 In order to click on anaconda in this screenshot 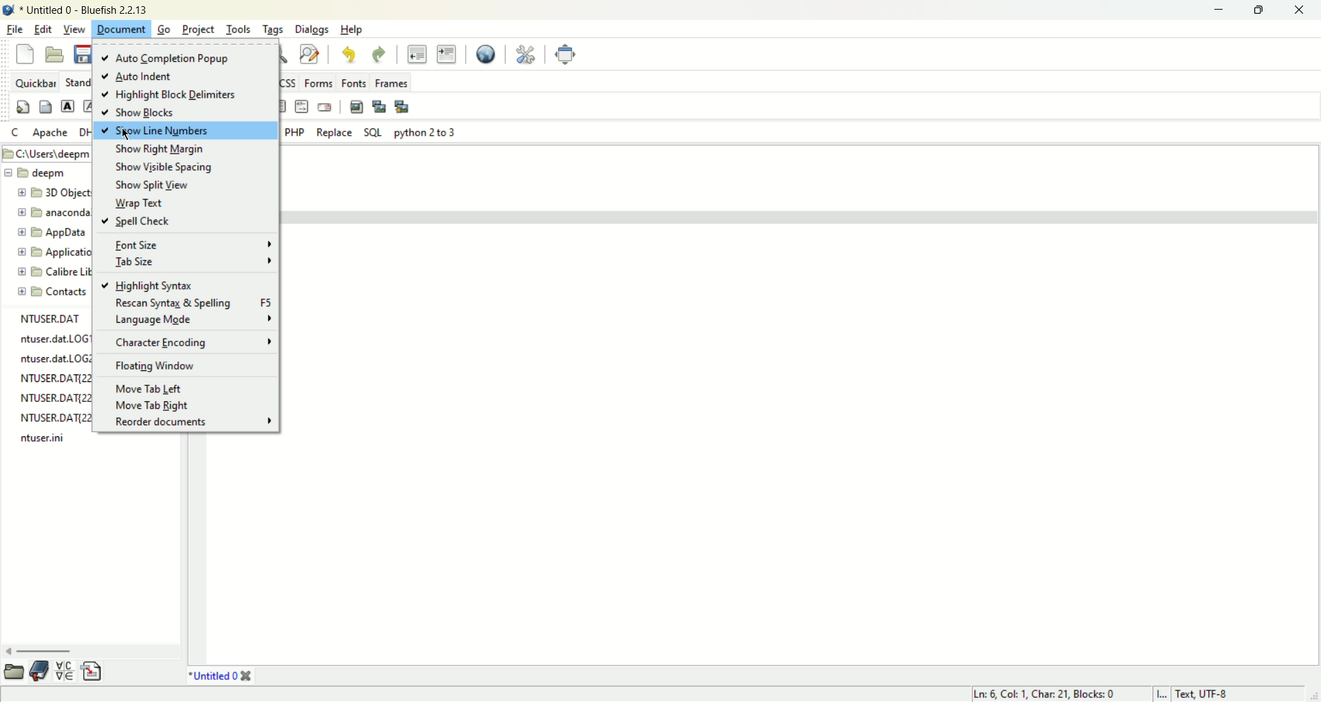, I will do `click(53, 211)`.